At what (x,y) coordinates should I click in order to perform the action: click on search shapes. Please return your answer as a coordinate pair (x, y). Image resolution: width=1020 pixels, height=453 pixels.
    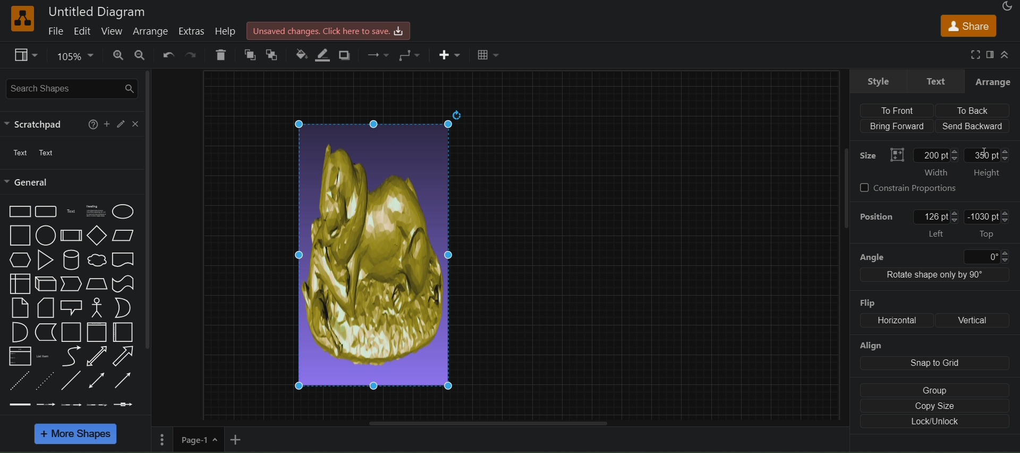
    Looking at the image, I should click on (70, 89).